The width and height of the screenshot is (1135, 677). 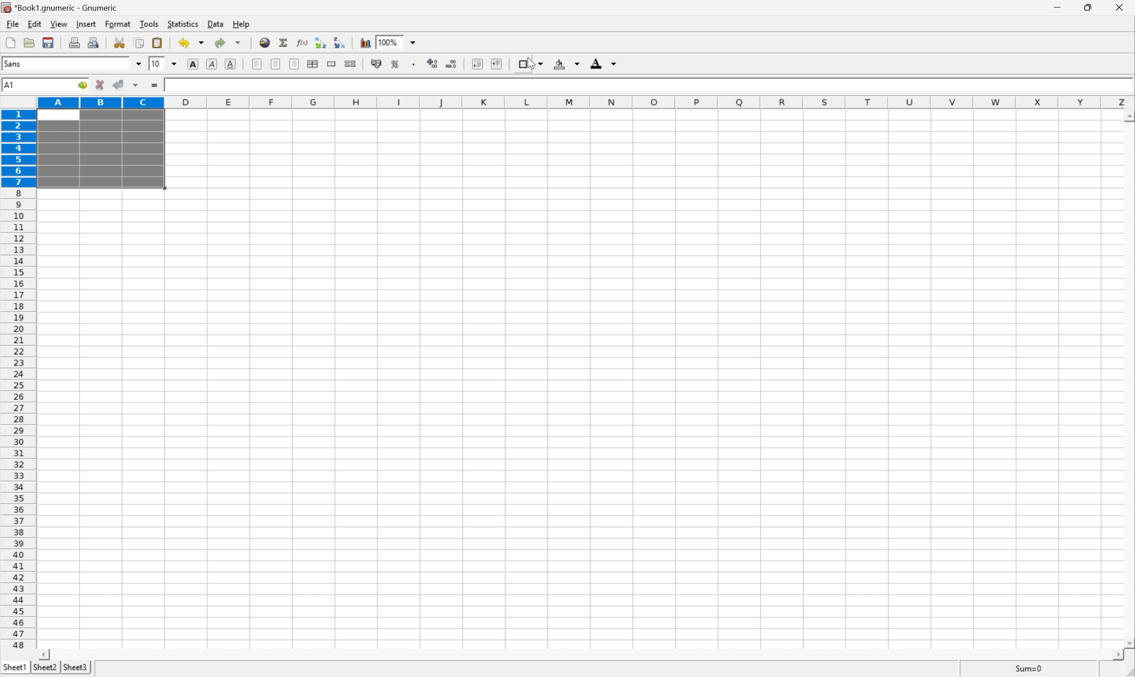 What do you see at coordinates (434, 64) in the screenshot?
I see `increase number of decimals displayed` at bounding box center [434, 64].